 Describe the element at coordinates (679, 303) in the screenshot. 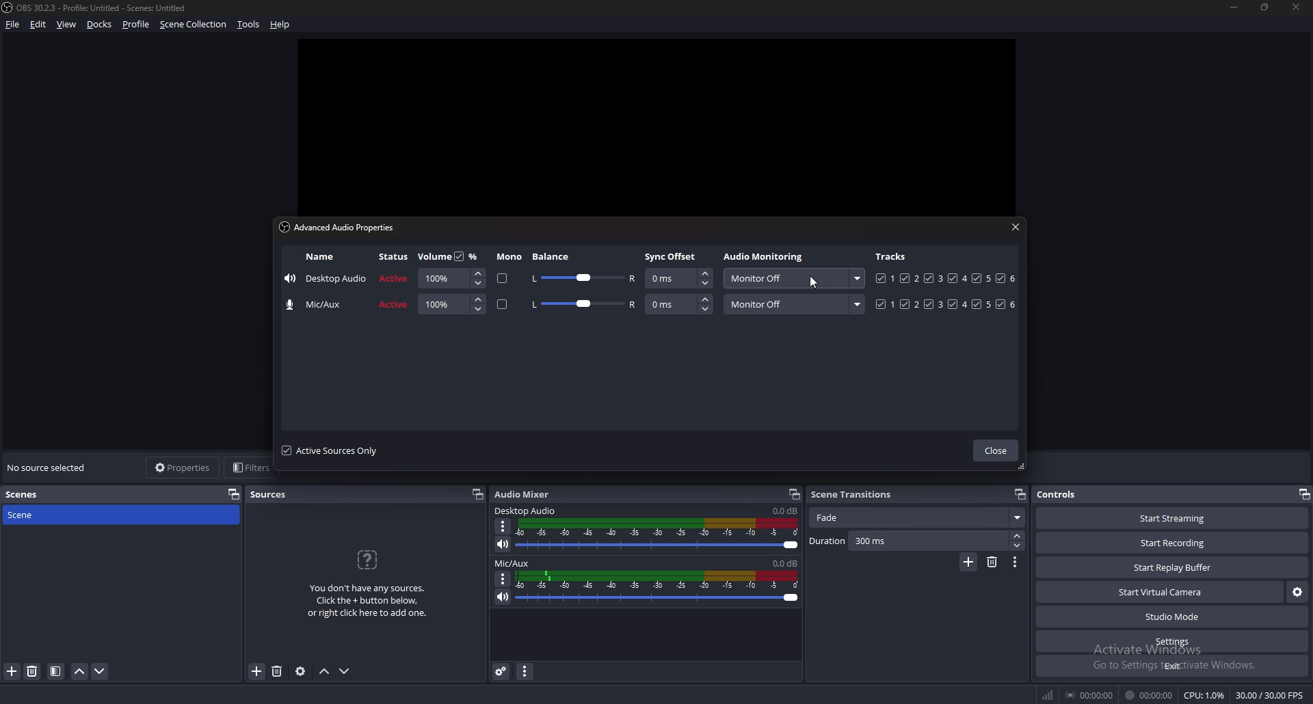

I see `sync offset adjust` at that location.